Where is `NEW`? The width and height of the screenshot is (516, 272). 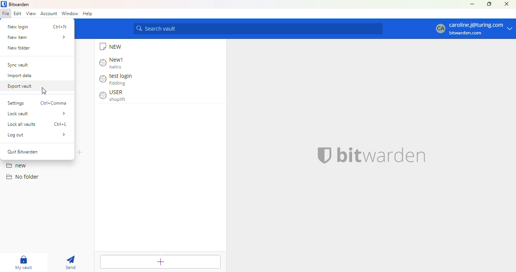 NEW is located at coordinates (111, 46).